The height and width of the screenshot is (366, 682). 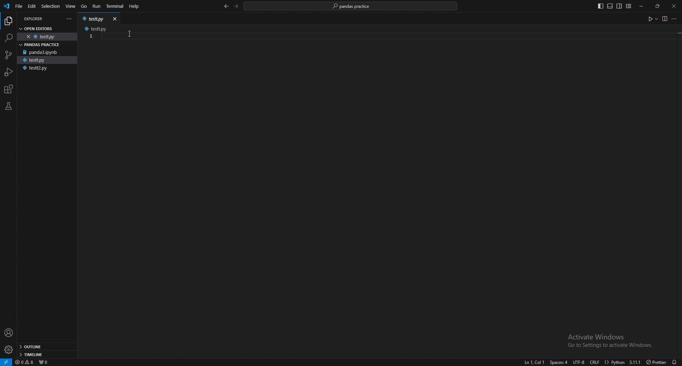 I want to click on terminal, so click(x=115, y=6).